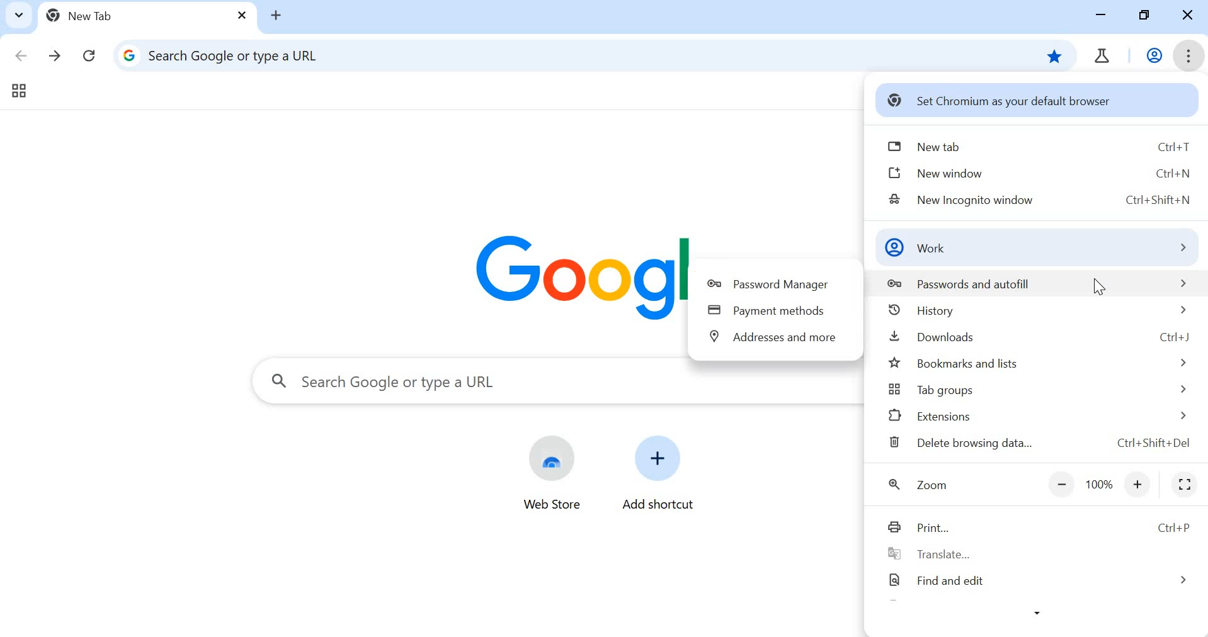 Image resolution: width=1208 pixels, height=637 pixels. What do you see at coordinates (774, 283) in the screenshot?
I see `password manager` at bounding box center [774, 283].